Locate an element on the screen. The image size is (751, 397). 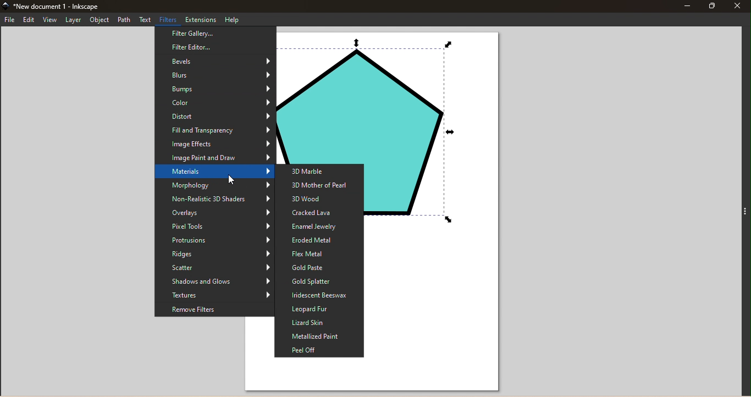
3D Wood is located at coordinates (320, 198).